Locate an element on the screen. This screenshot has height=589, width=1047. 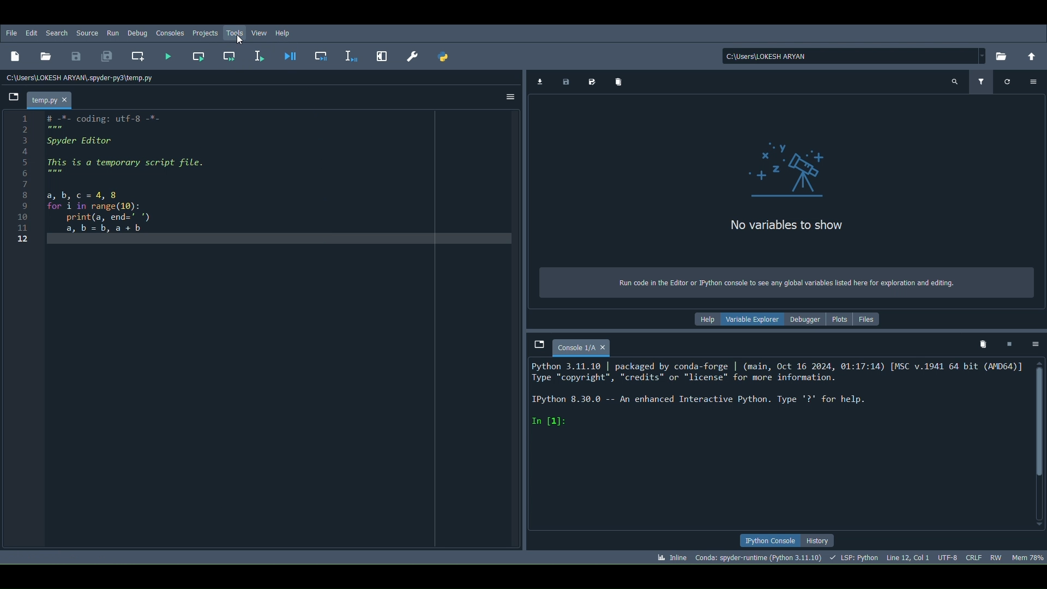
Run file (F5) is located at coordinates (169, 55).